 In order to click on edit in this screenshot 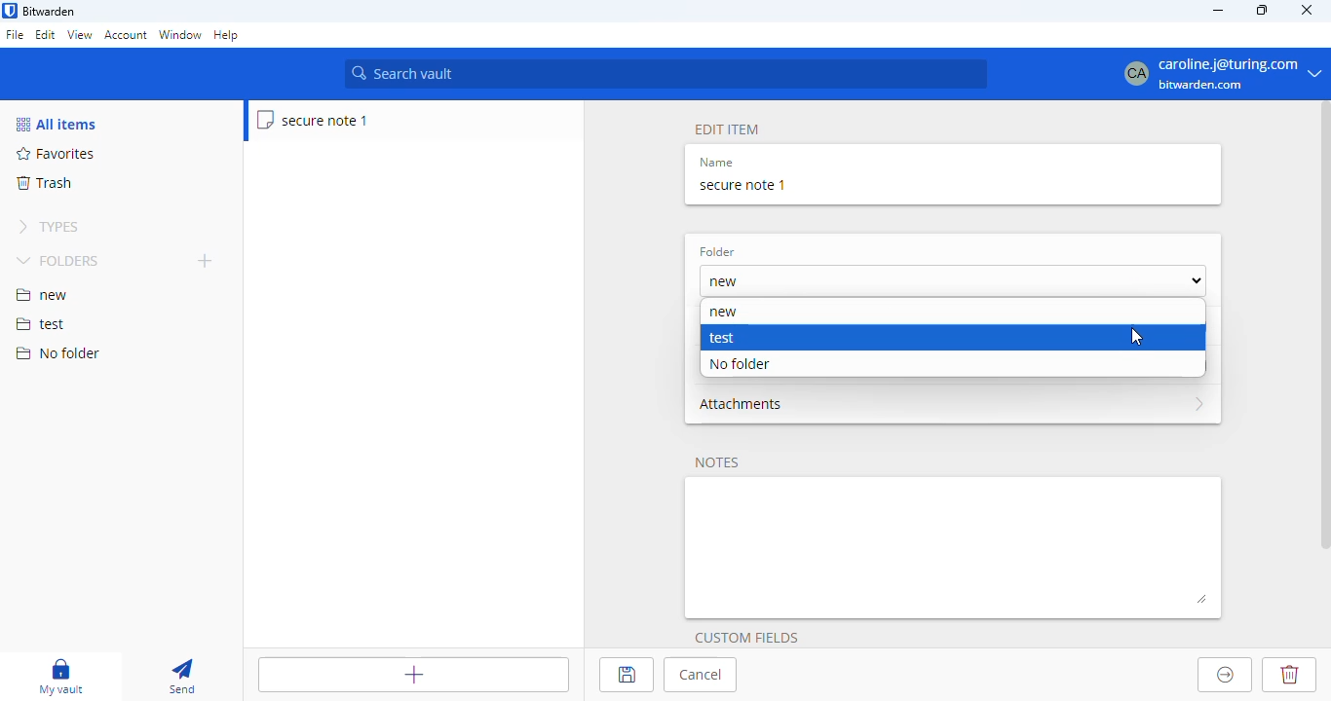, I will do `click(46, 34)`.